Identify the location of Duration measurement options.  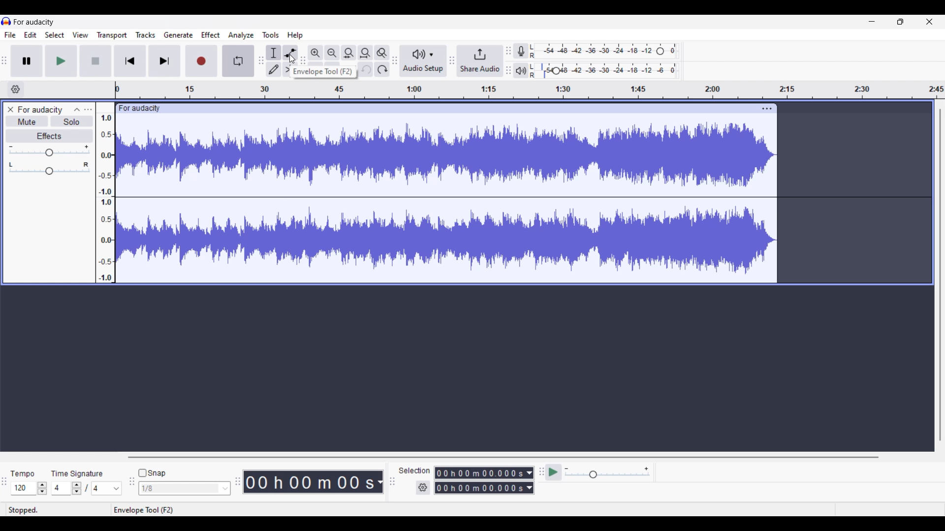
(379, 482).